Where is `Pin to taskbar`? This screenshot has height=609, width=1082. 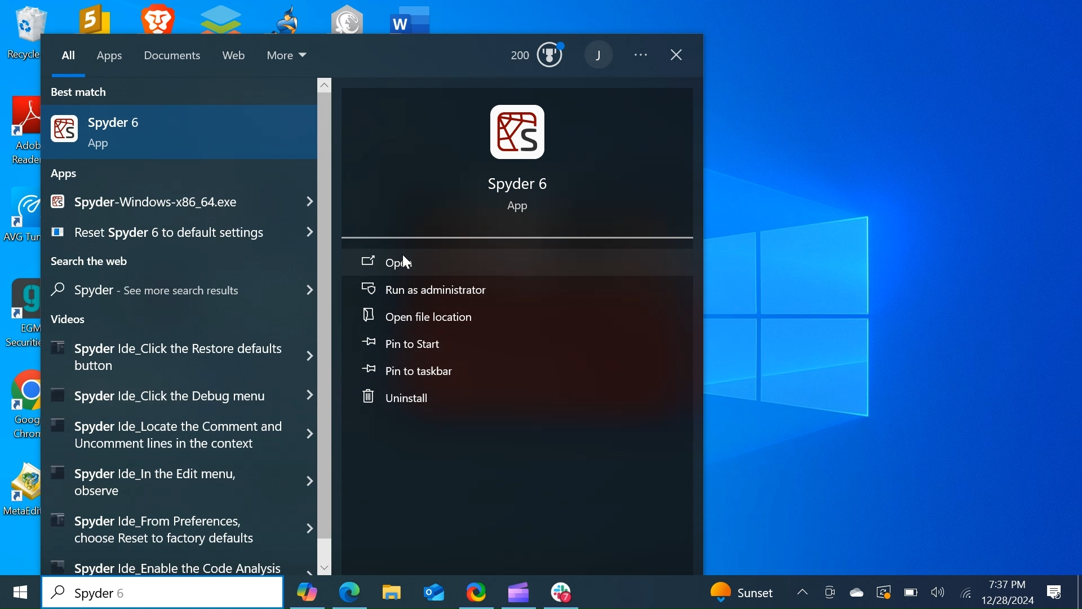
Pin to taskbar is located at coordinates (519, 370).